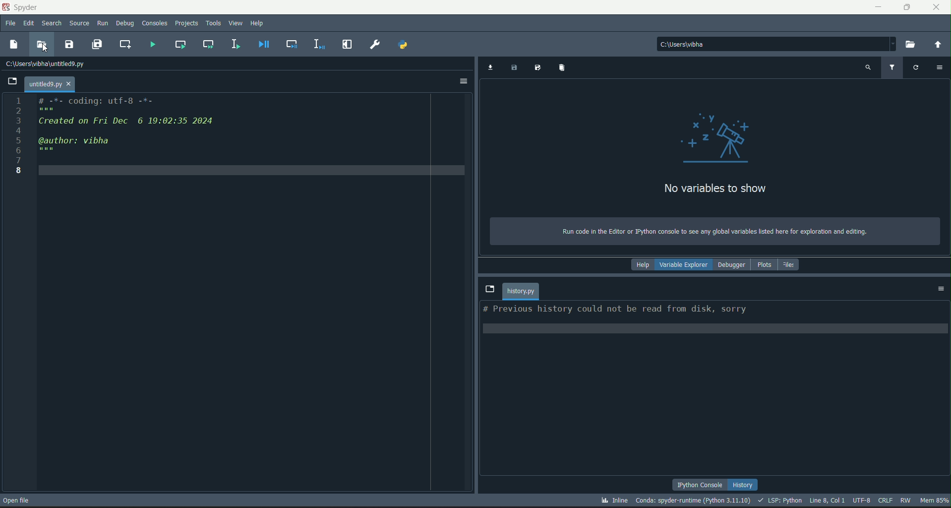  Describe the element at coordinates (49, 84) in the screenshot. I see `file name` at that location.